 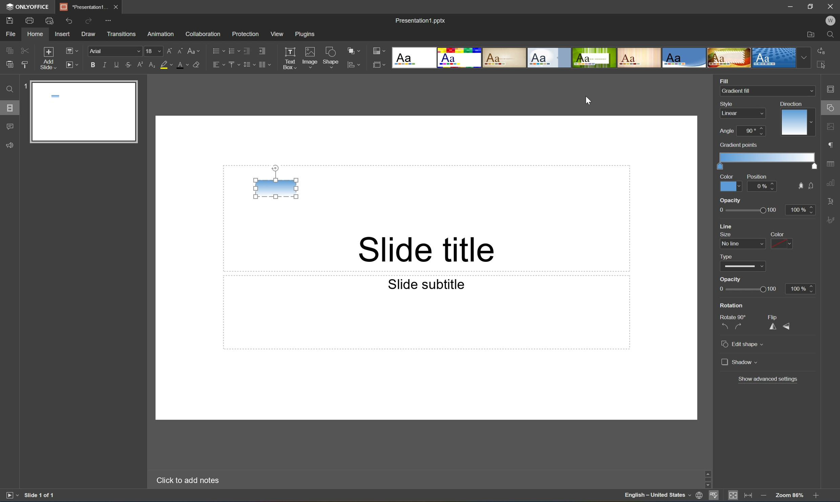 I want to click on Scroll Down, so click(x=815, y=485).